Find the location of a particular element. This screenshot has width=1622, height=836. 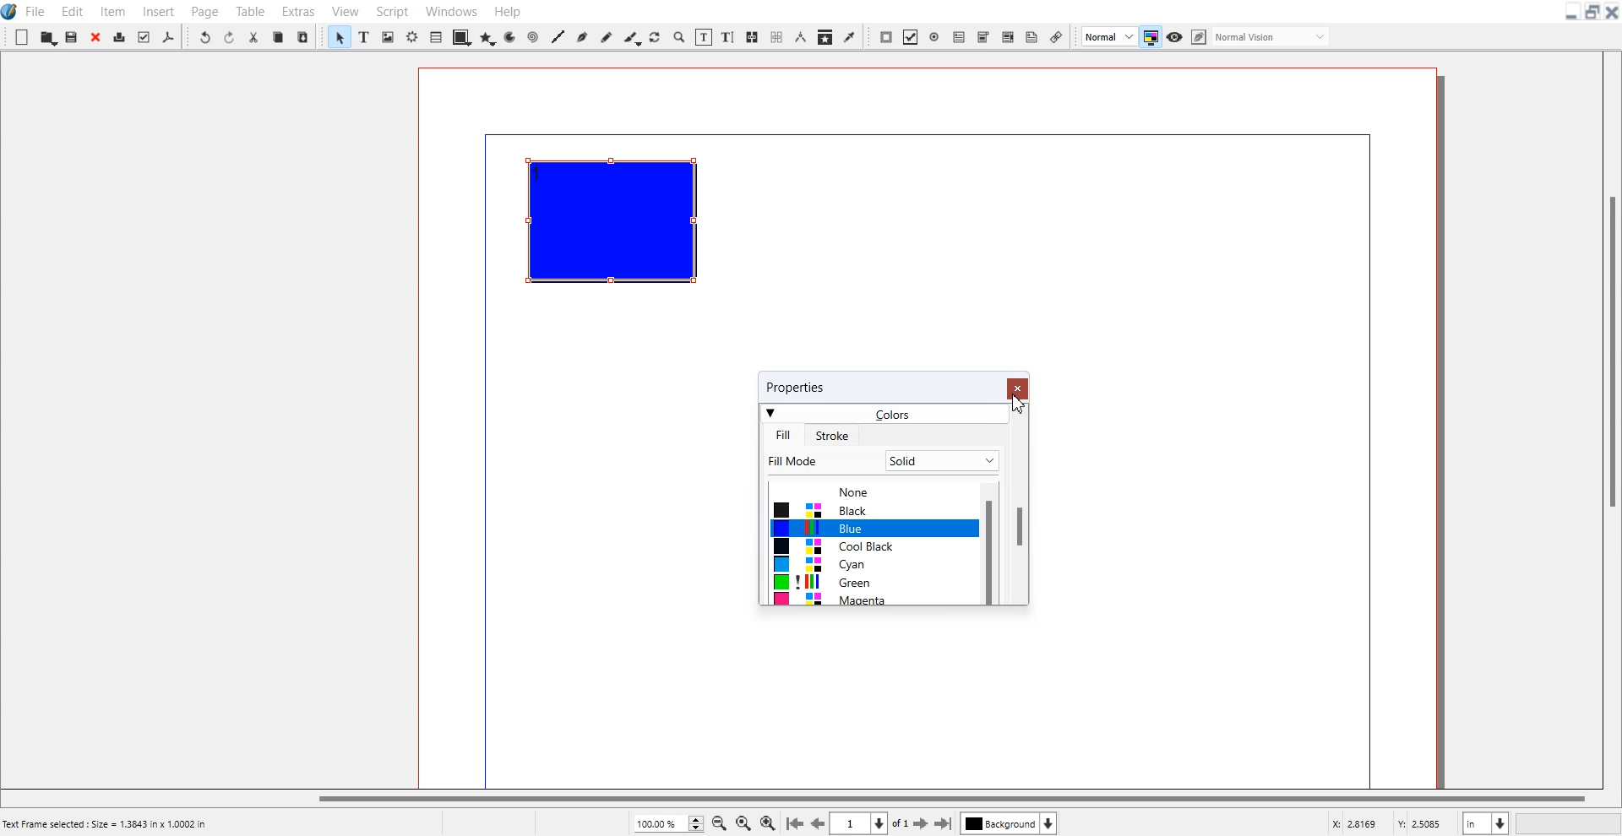

Copy is located at coordinates (278, 35).